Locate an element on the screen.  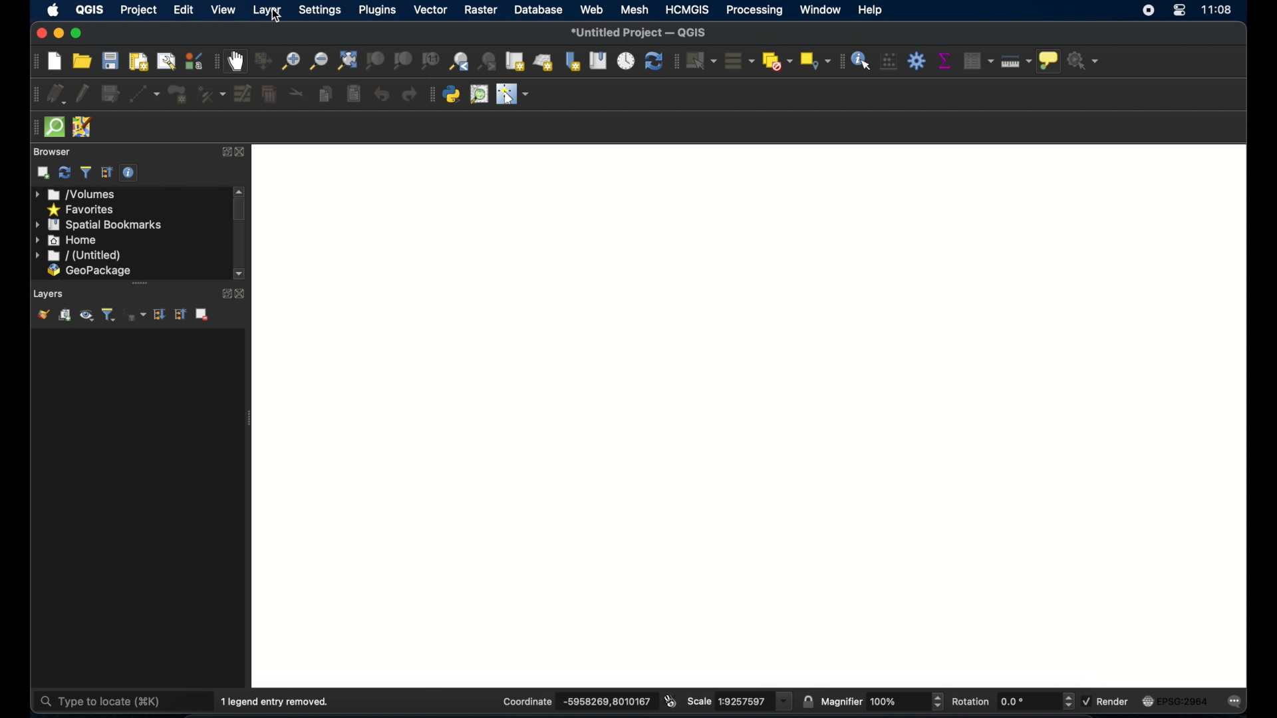
save project is located at coordinates (110, 61).